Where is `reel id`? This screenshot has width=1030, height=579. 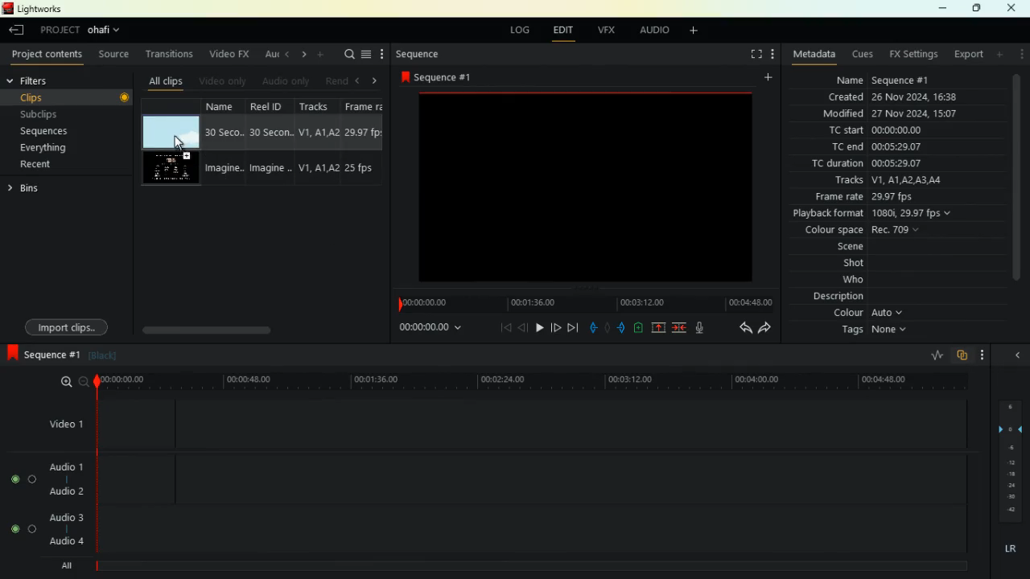 reel id is located at coordinates (272, 107).